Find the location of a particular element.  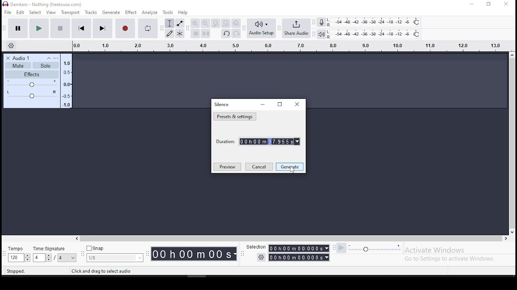

enable looping is located at coordinates (148, 28).